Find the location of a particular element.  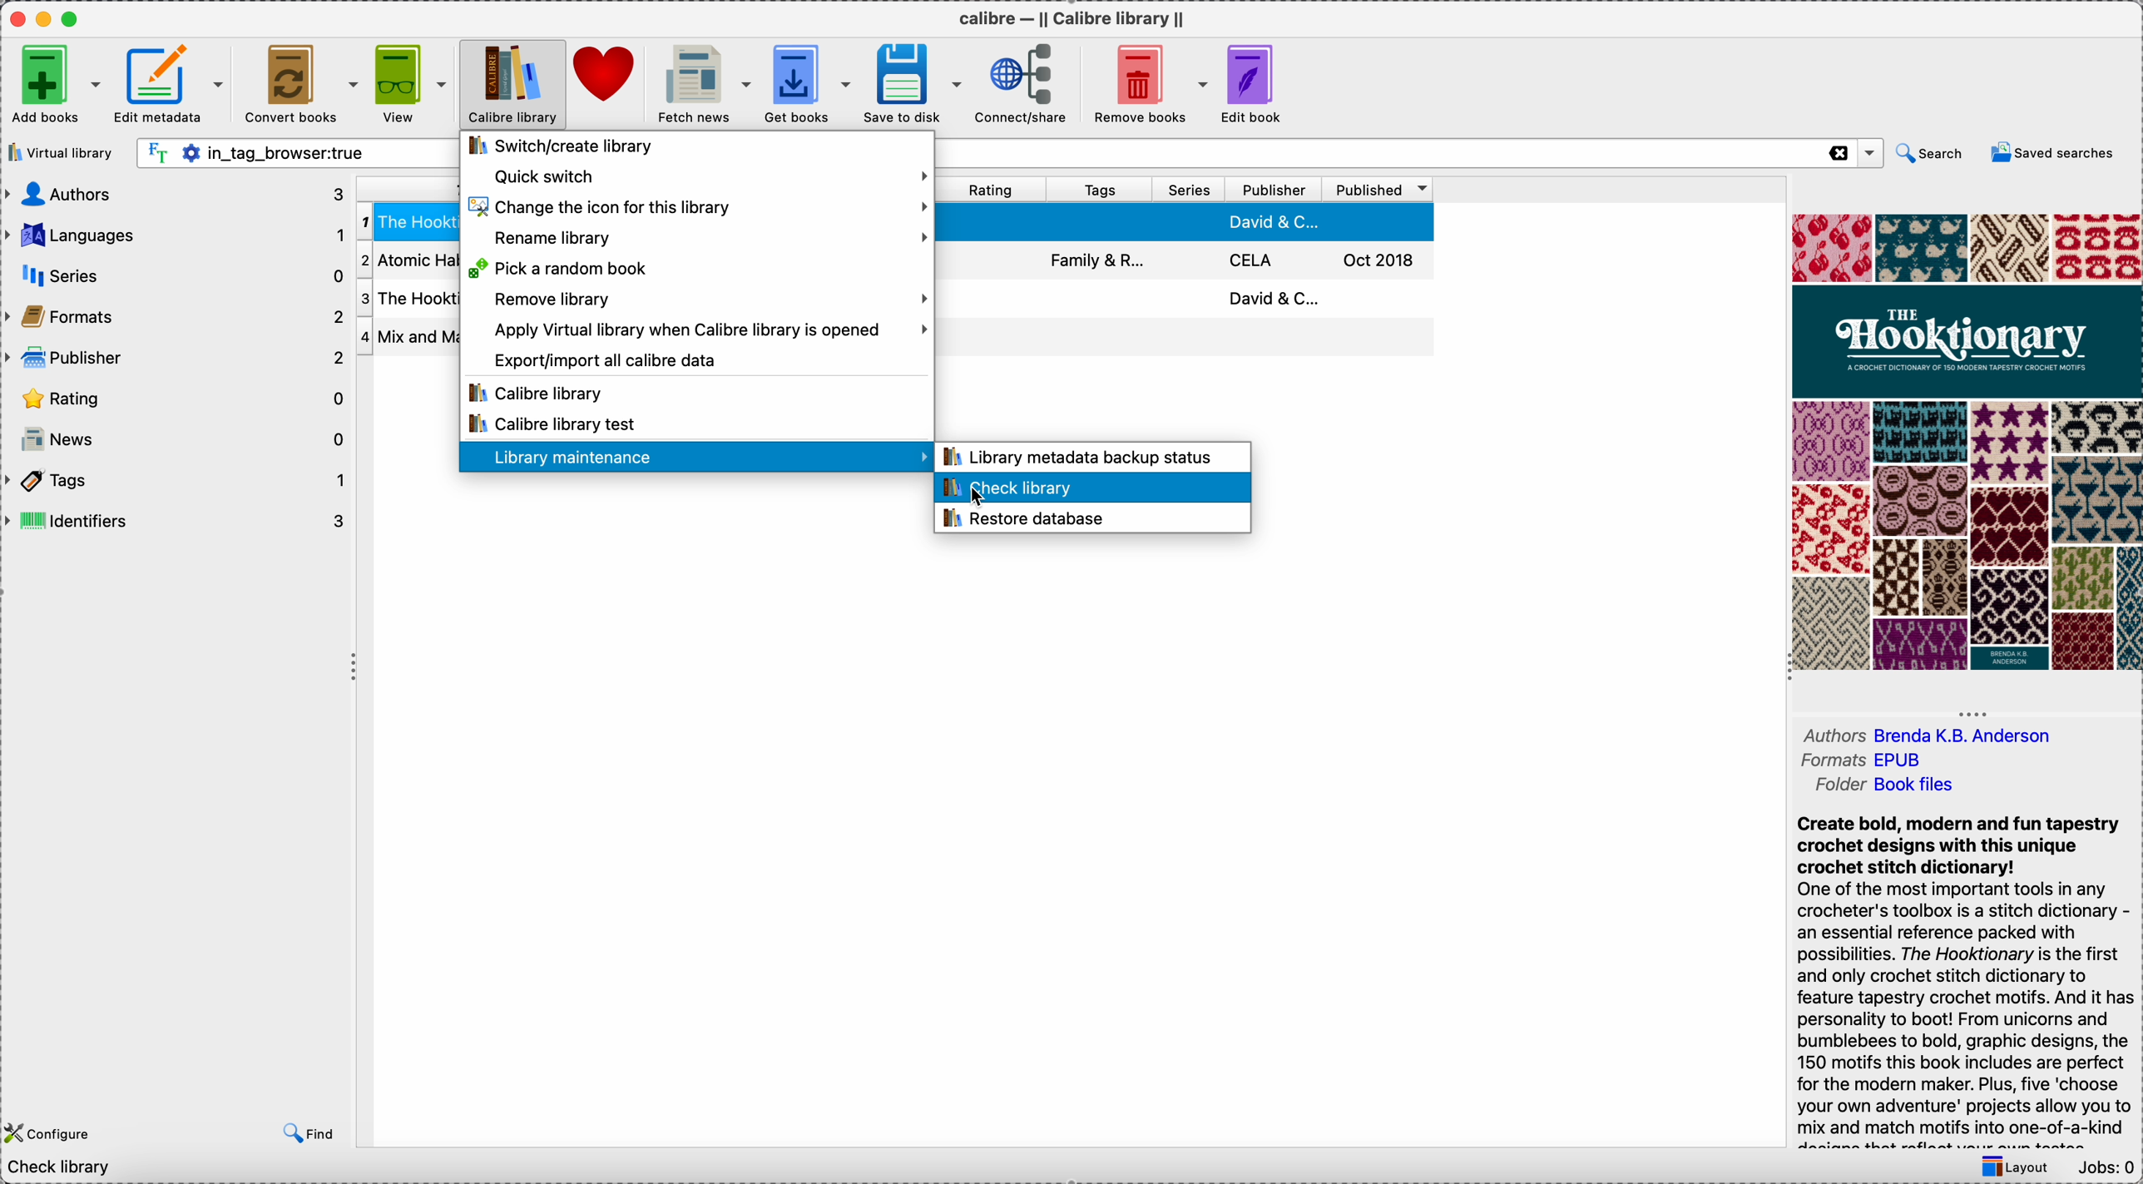

maximize app is located at coordinates (77, 15).